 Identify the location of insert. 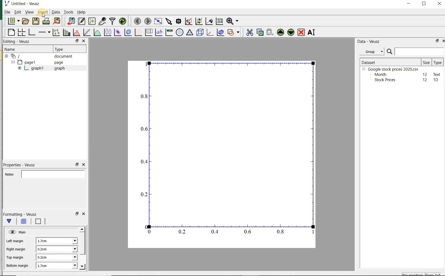
(43, 12).